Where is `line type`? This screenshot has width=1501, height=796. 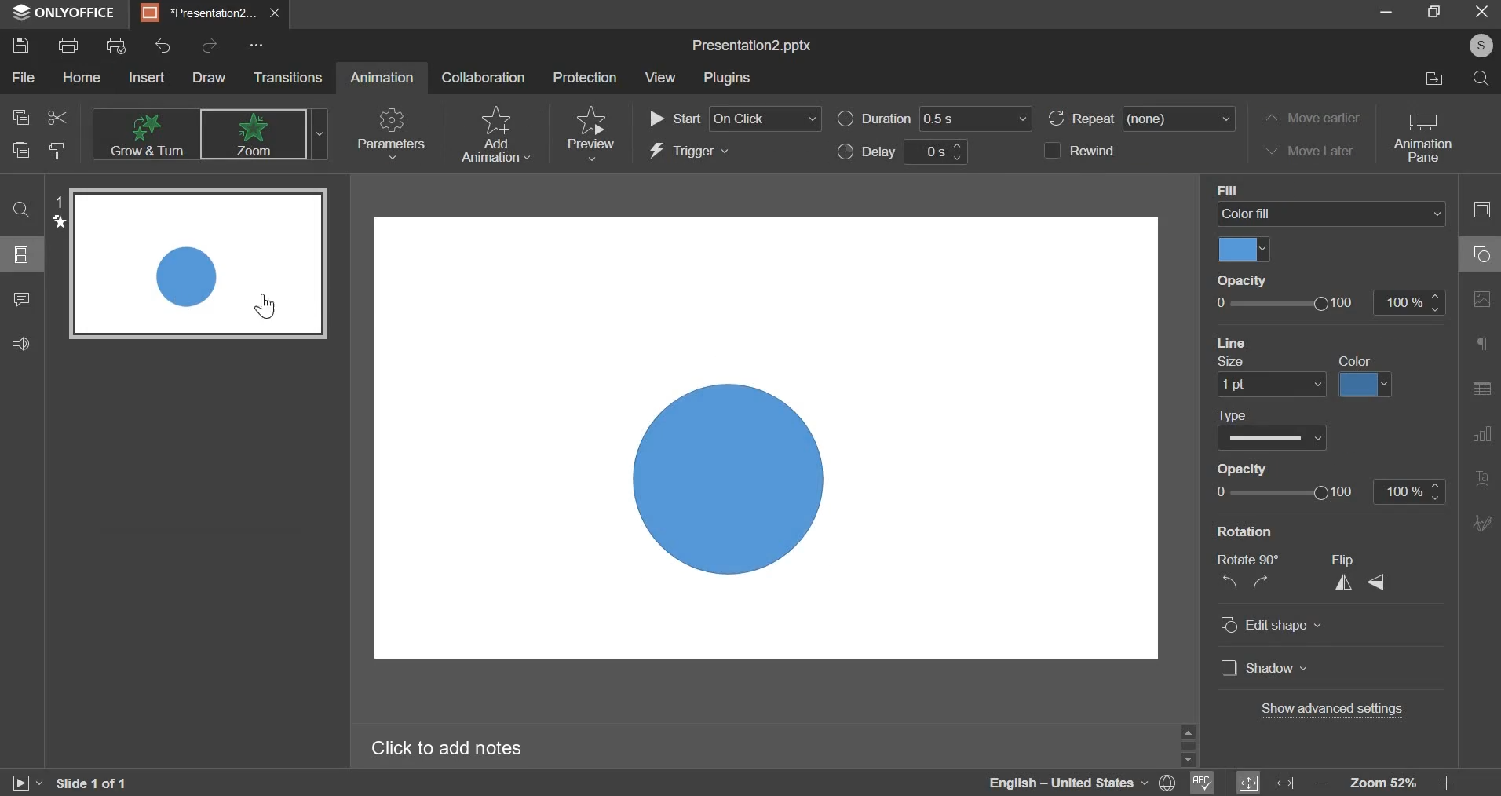 line type is located at coordinates (1273, 438).